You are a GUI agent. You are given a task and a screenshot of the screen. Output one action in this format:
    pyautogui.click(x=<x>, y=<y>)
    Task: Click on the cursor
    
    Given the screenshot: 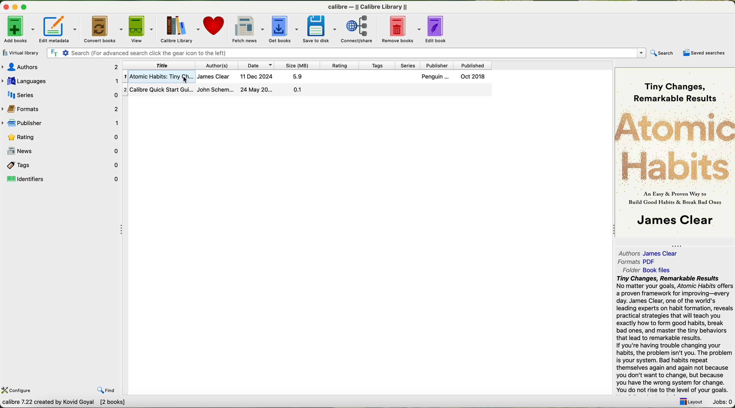 What is the action you would take?
    pyautogui.click(x=186, y=80)
    